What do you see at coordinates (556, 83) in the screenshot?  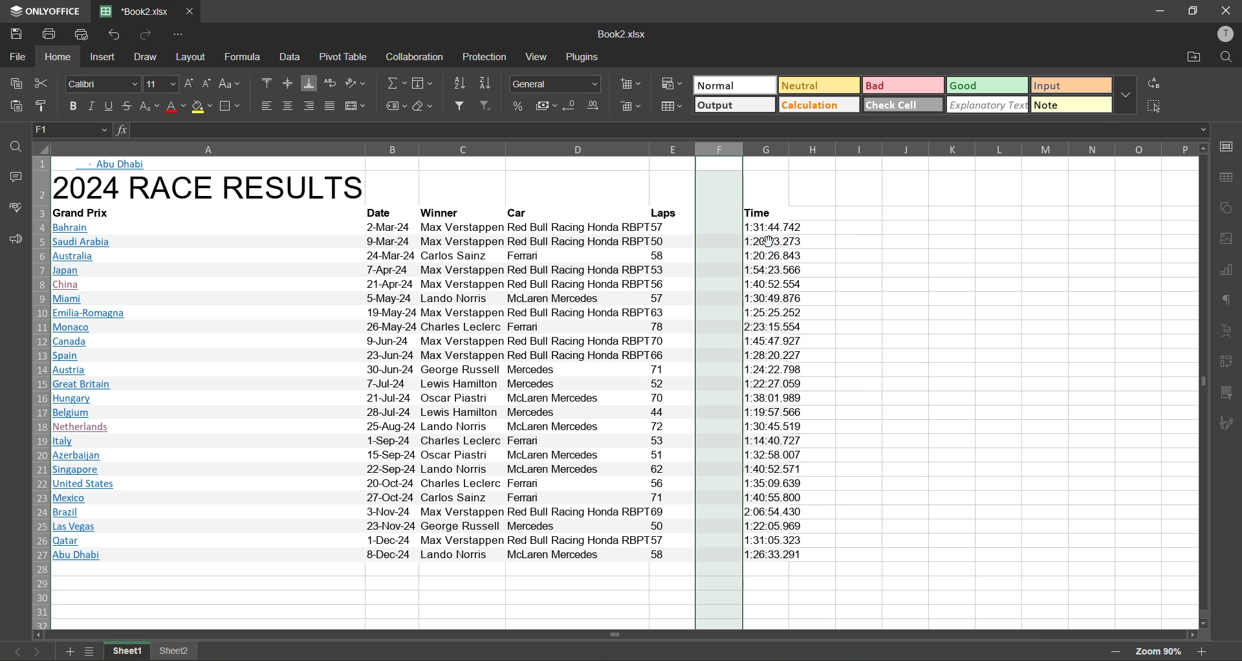 I see `number format` at bounding box center [556, 83].